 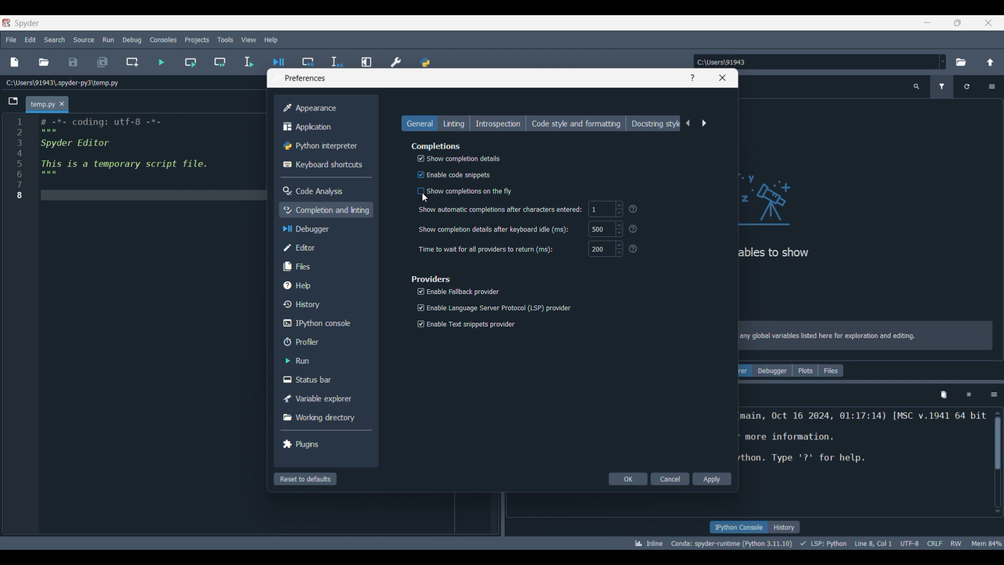 I want to click on Debugger, so click(x=772, y=370).